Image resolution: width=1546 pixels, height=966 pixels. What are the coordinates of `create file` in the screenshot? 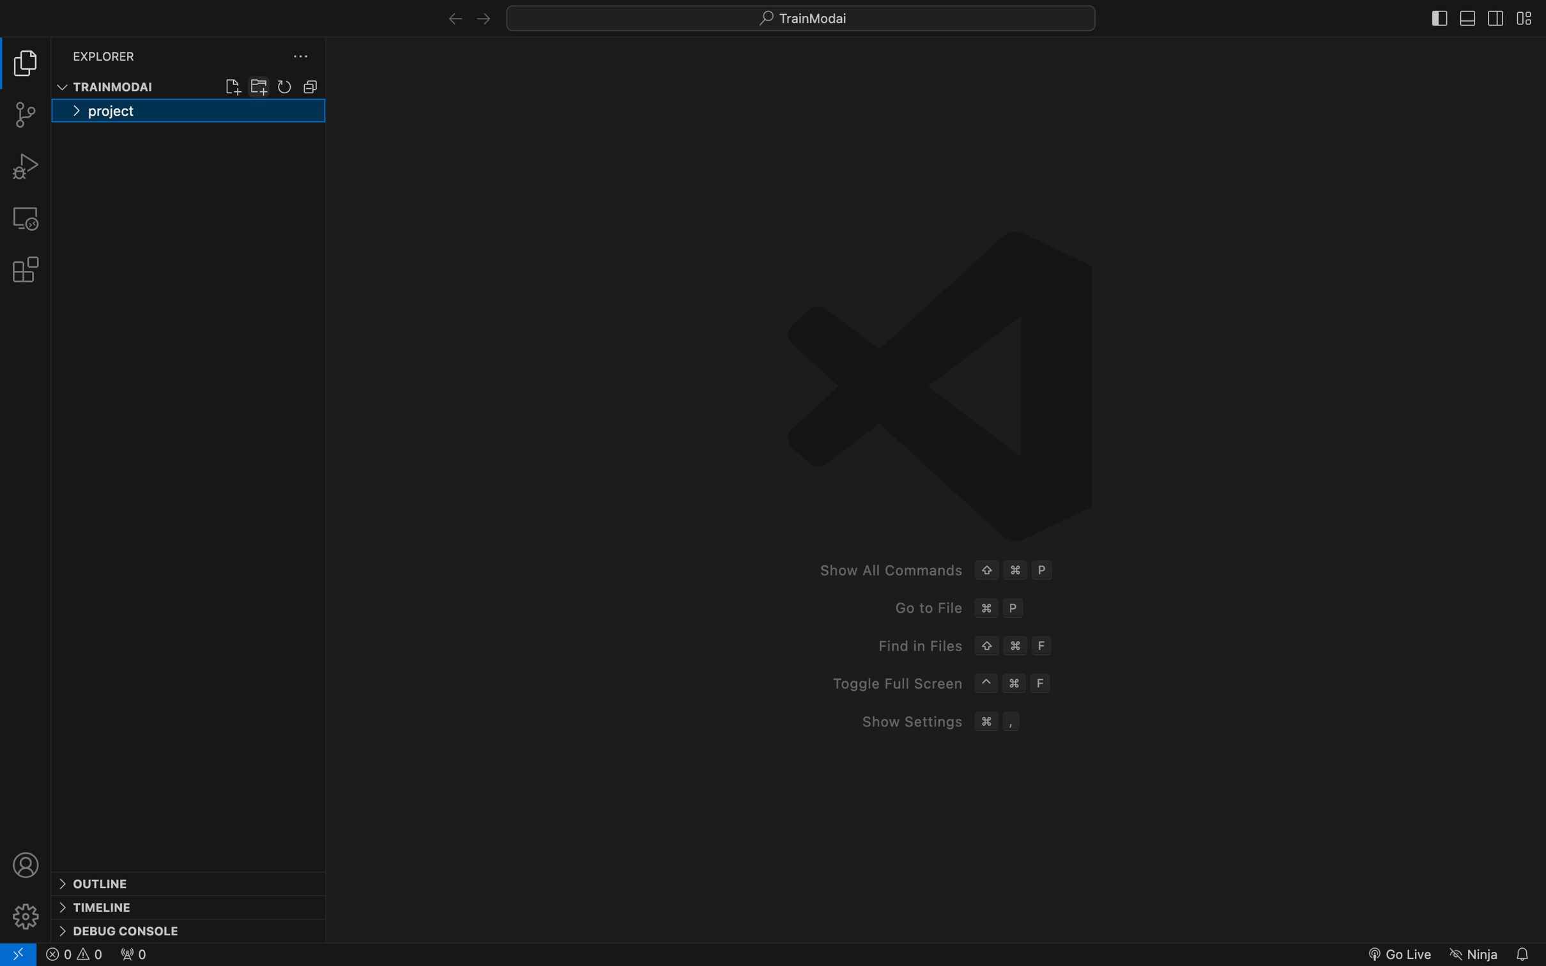 It's located at (233, 85).